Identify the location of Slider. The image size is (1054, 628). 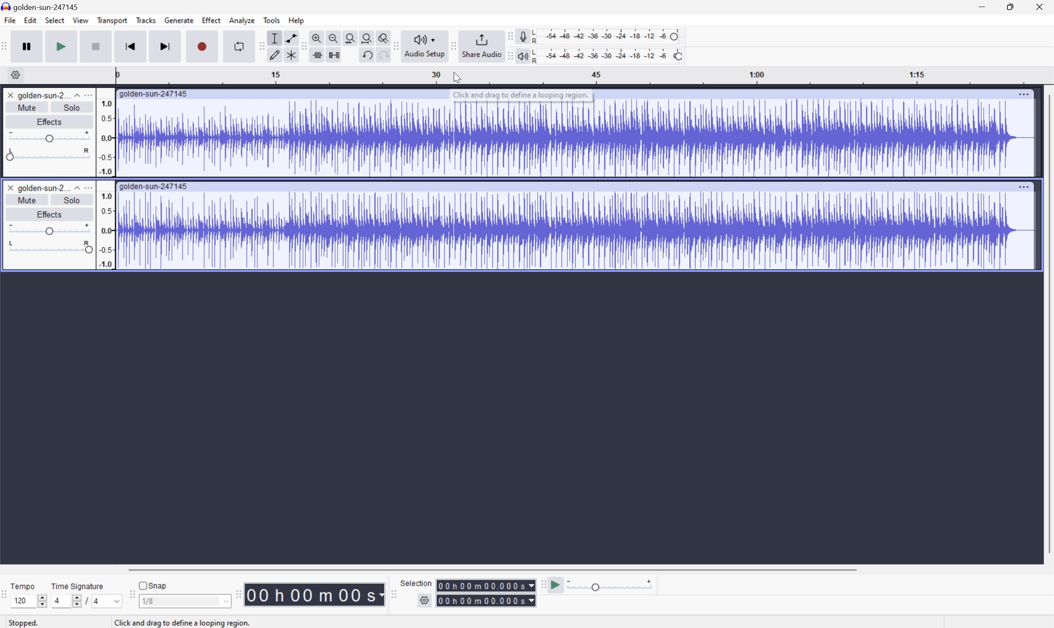
(47, 137).